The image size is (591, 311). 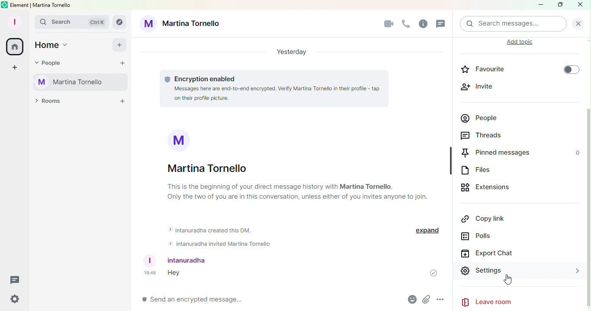 I want to click on Files, so click(x=509, y=171).